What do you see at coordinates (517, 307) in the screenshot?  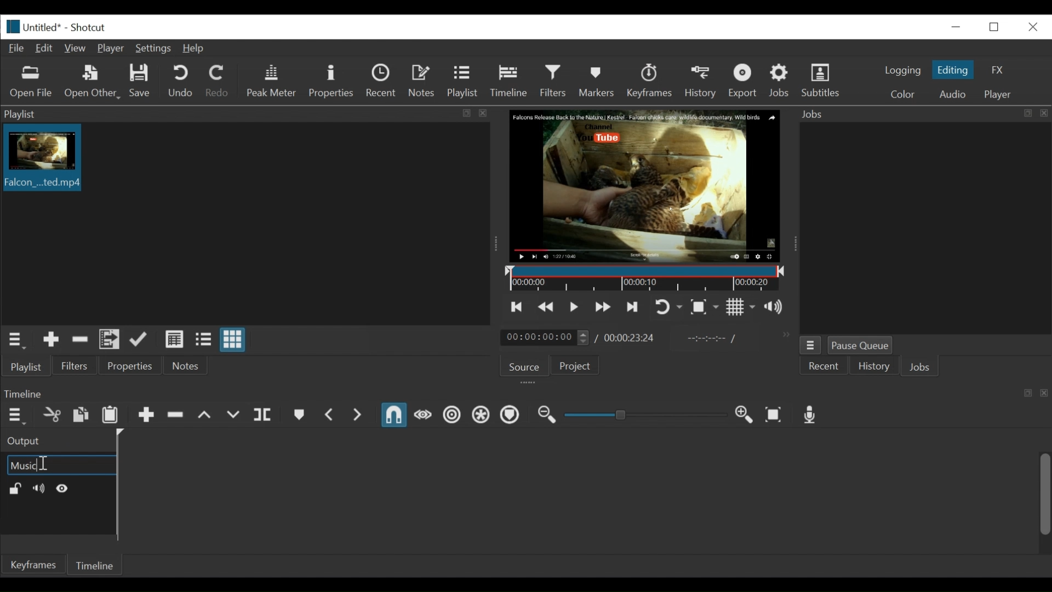 I see `Skip to the previous point` at bounding box center [517, 307].